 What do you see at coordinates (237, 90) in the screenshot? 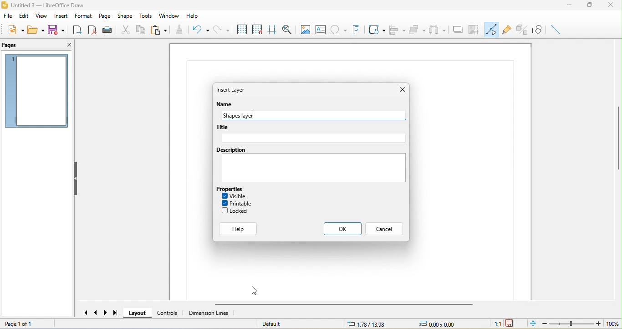
I see `insert layer` at bounding box center [237, 90].